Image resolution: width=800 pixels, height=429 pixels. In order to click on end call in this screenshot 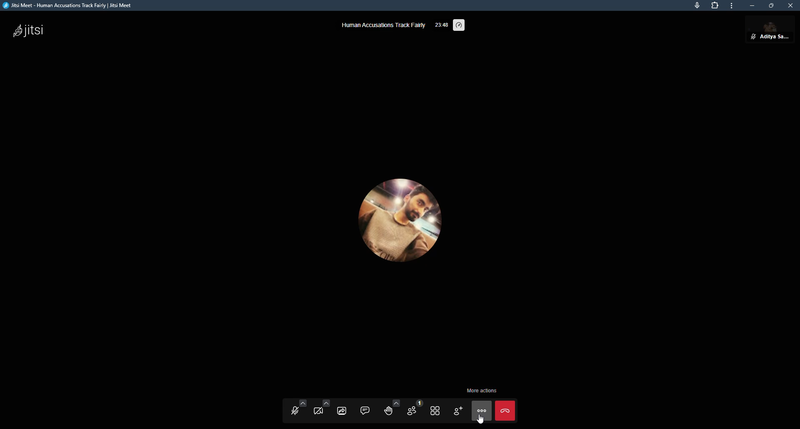, I will do `click(505, 410)`.